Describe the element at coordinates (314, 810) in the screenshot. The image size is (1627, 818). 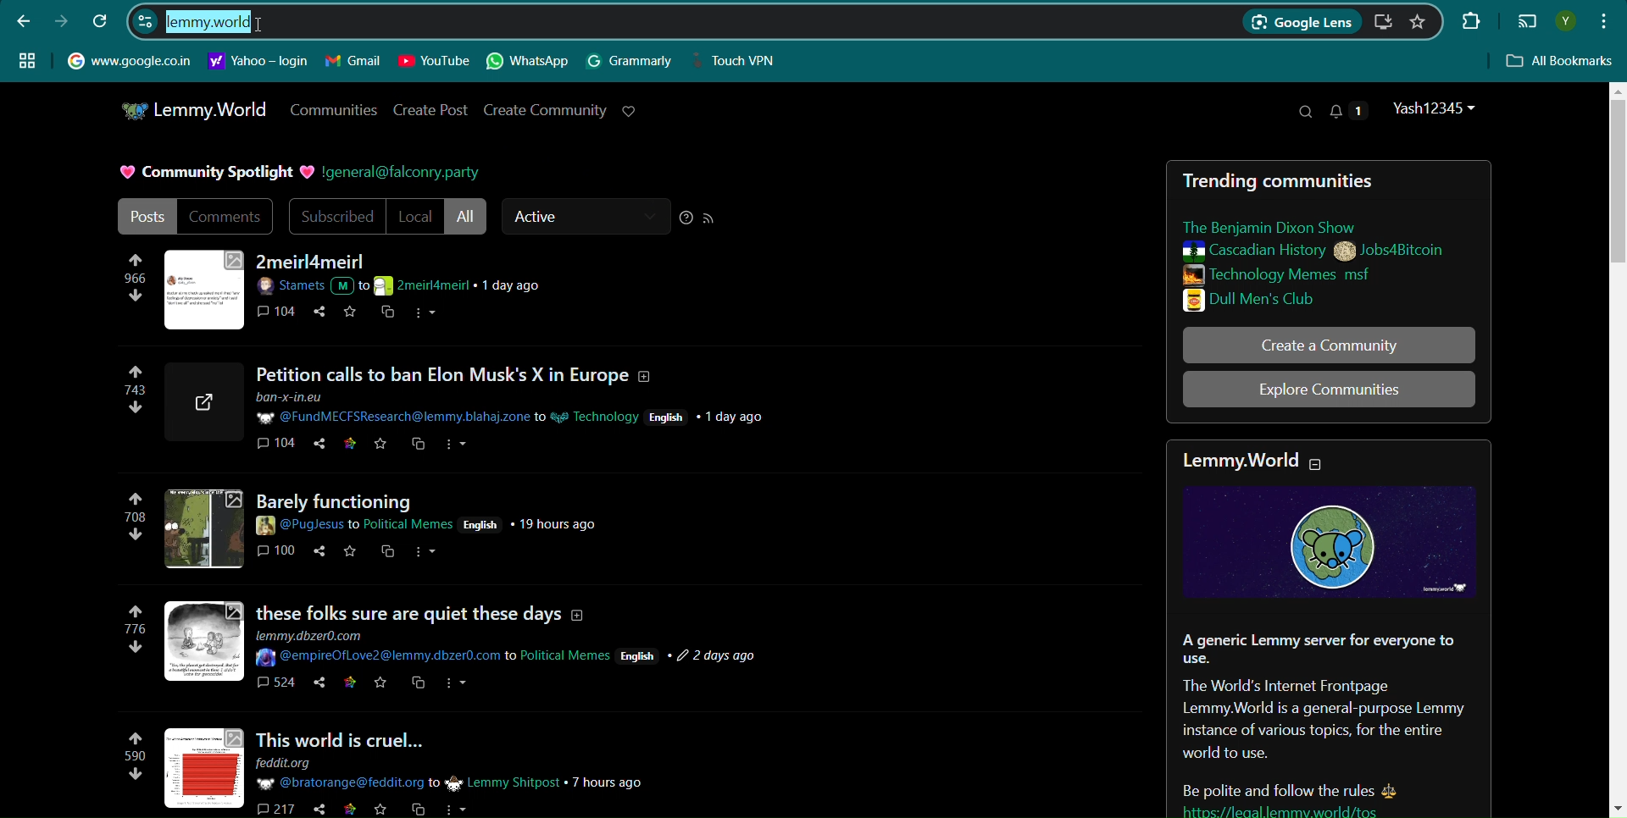
I see `share` at that location.